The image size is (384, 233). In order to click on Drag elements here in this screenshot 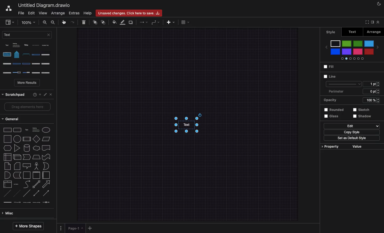, I will do `click(25, 107)`.